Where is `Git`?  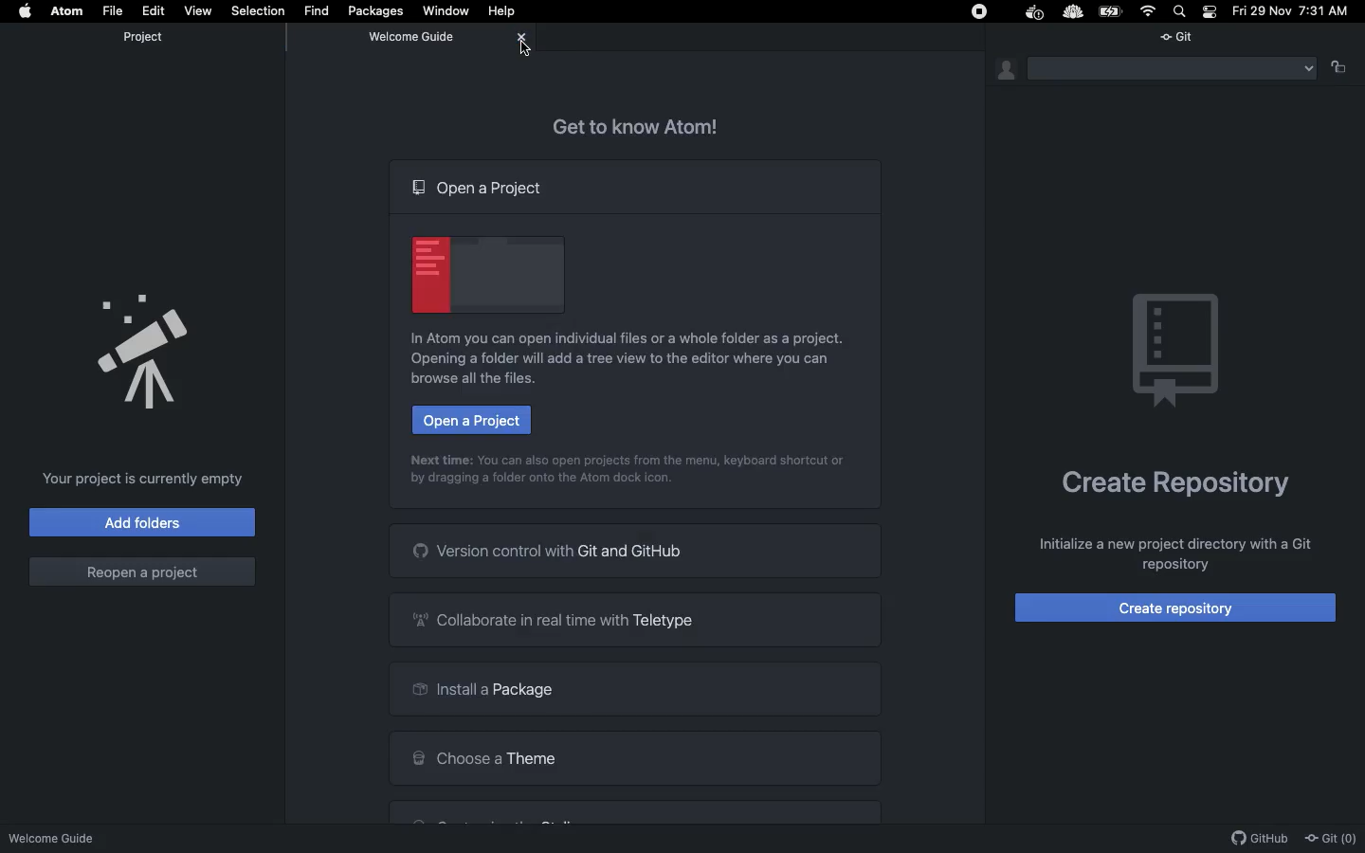 Git is located at coordinates (1184, 35).